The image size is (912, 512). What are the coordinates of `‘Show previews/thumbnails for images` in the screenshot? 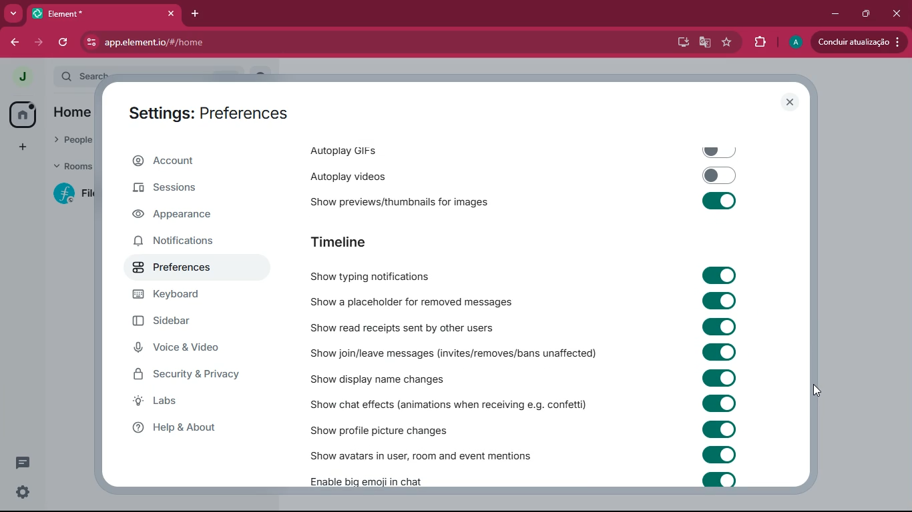 It's located at (524, 200).